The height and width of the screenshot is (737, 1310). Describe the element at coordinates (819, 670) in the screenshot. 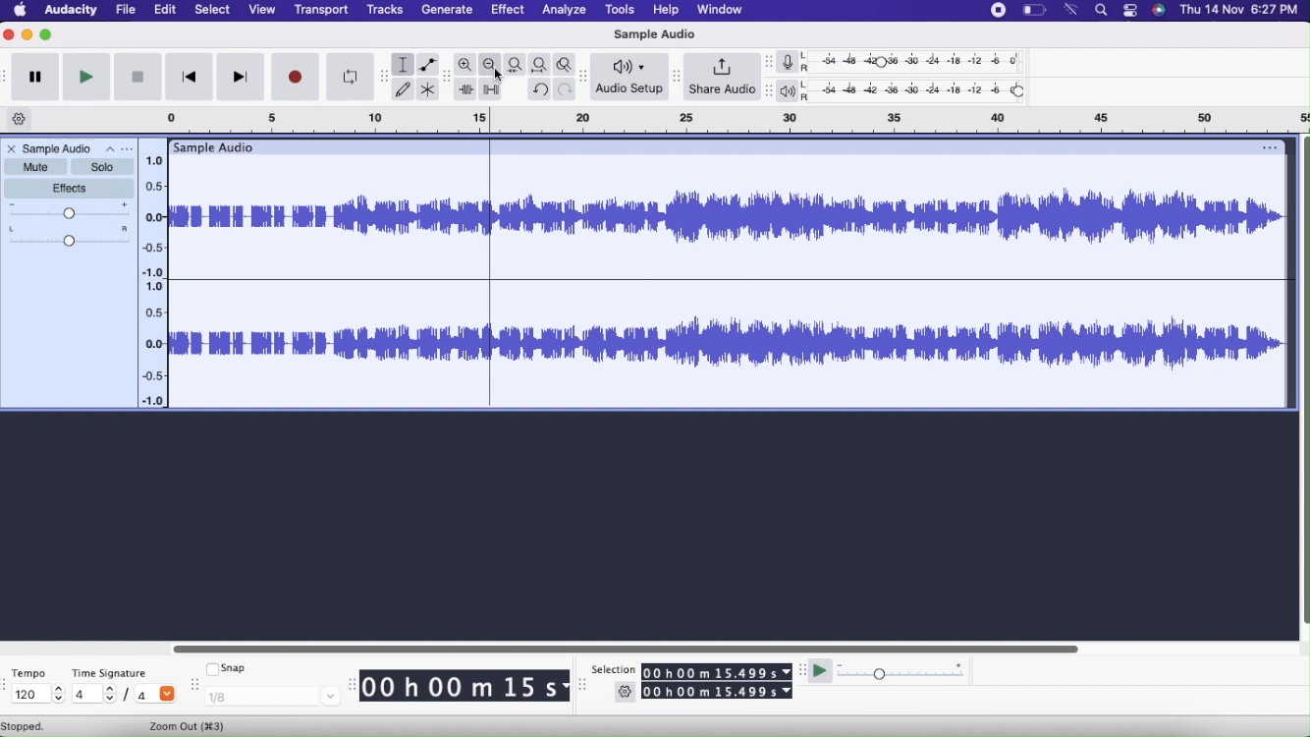

I see `Play at speed` at that location.